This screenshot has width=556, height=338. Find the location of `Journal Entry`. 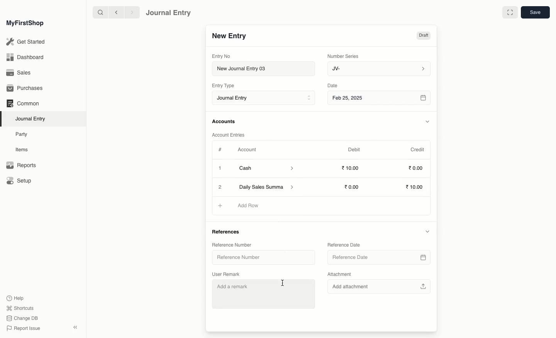

Journal Entry is located at coordinates (266, 98).